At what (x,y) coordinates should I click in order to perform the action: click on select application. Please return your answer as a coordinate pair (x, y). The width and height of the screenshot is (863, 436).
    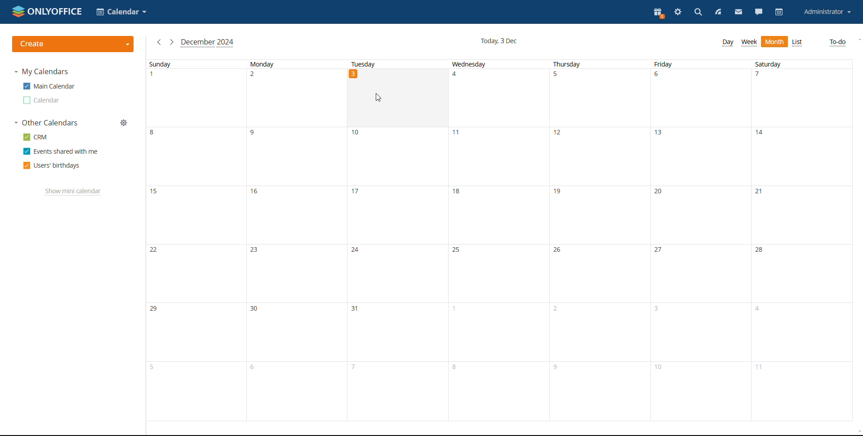
    Looking at the image, I should click on (120, 12).